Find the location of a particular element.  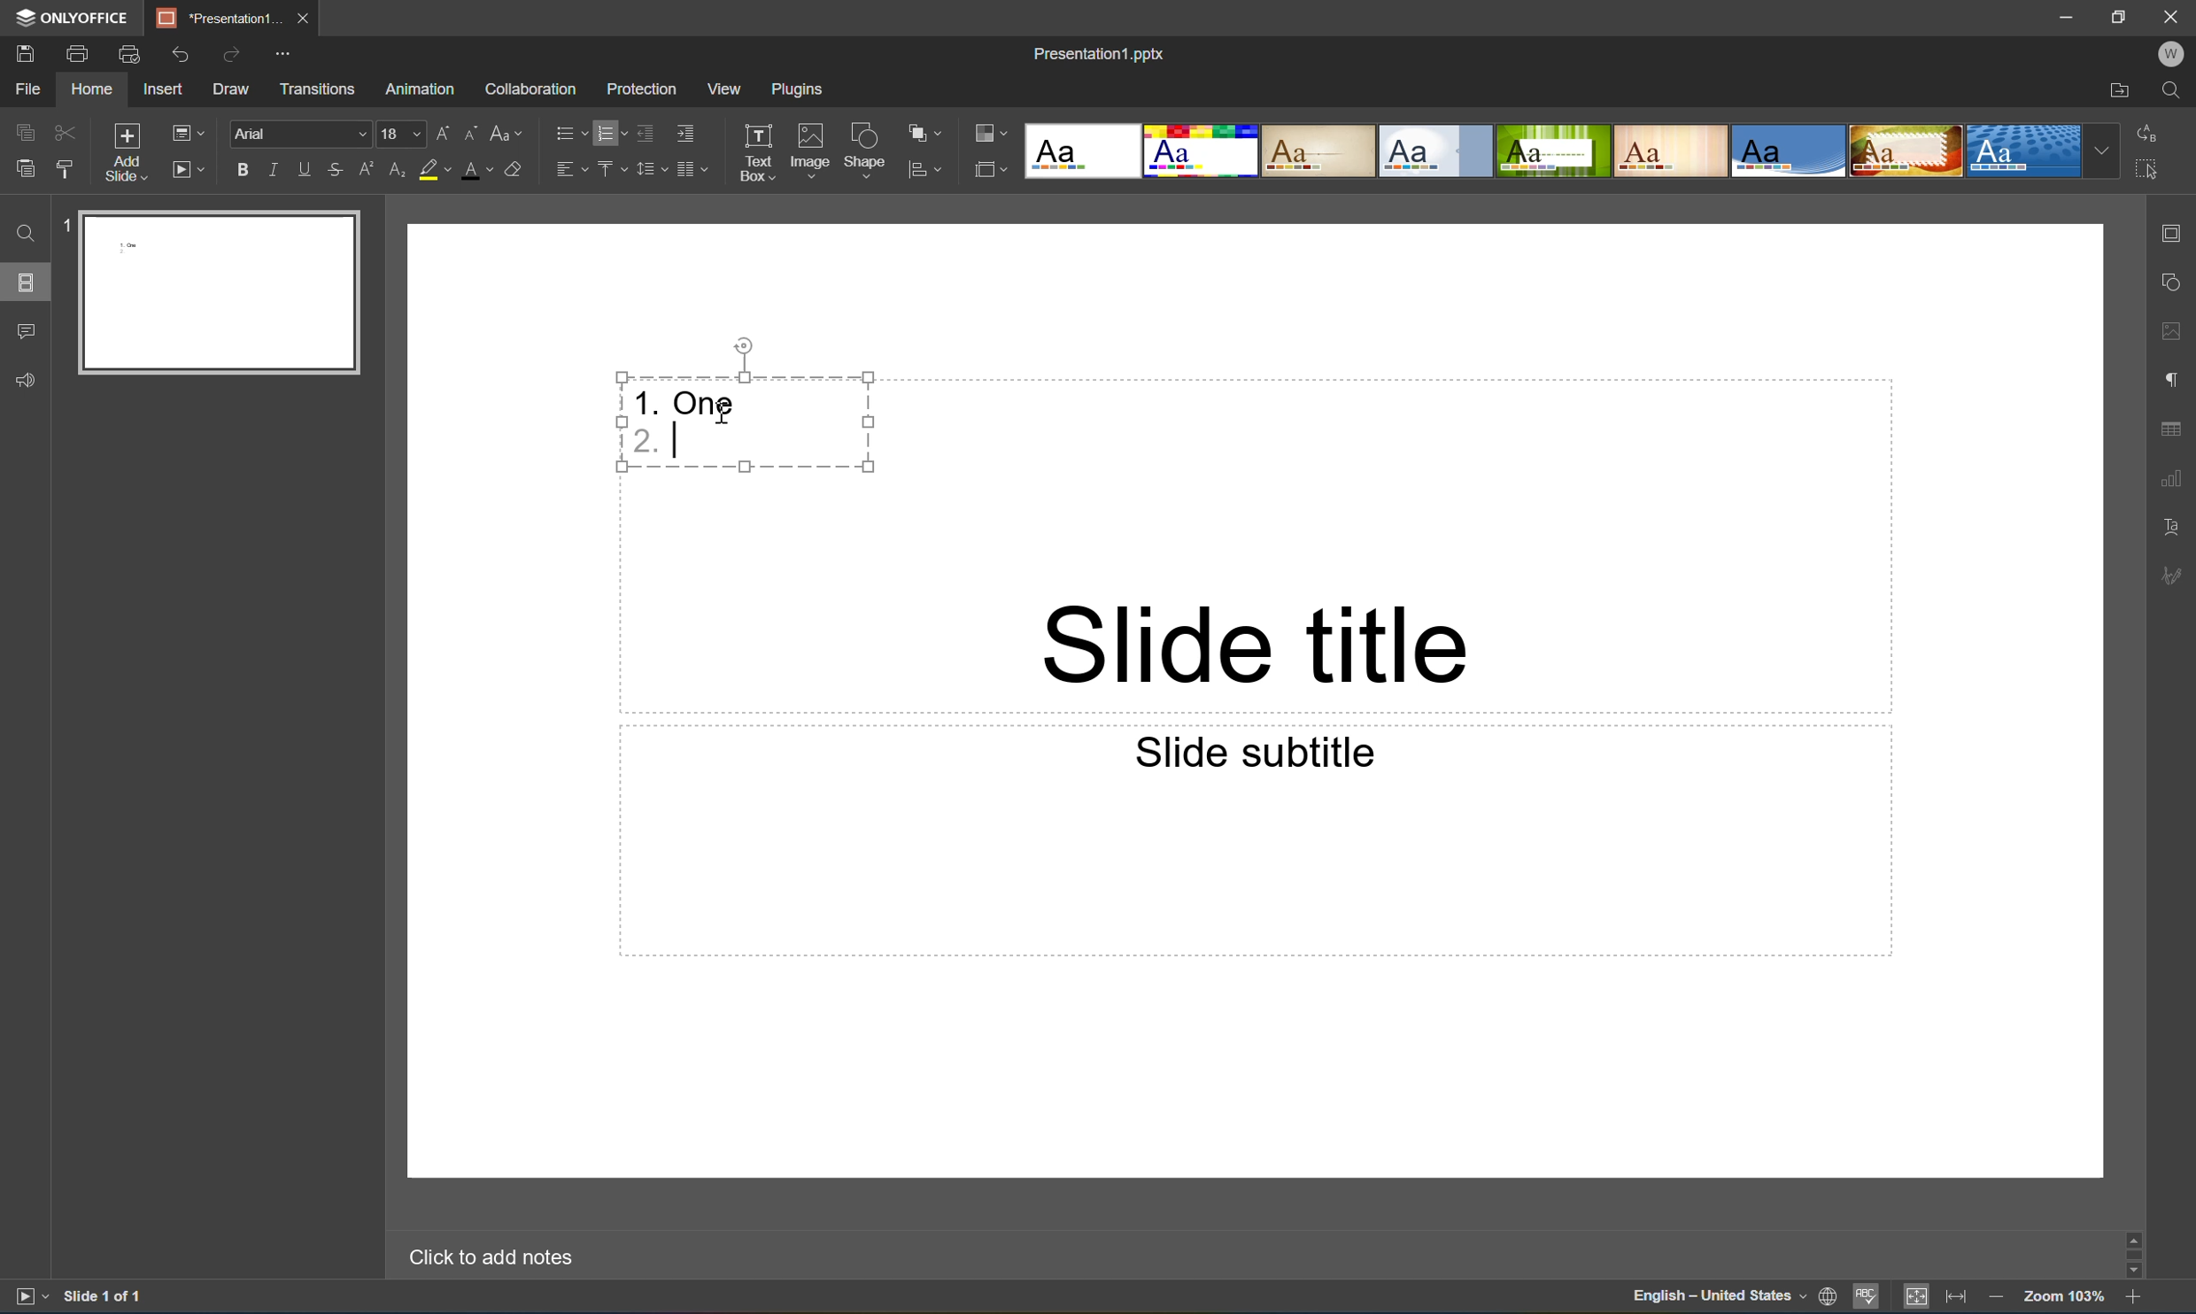

Insert is located at coordinates (162, 89).